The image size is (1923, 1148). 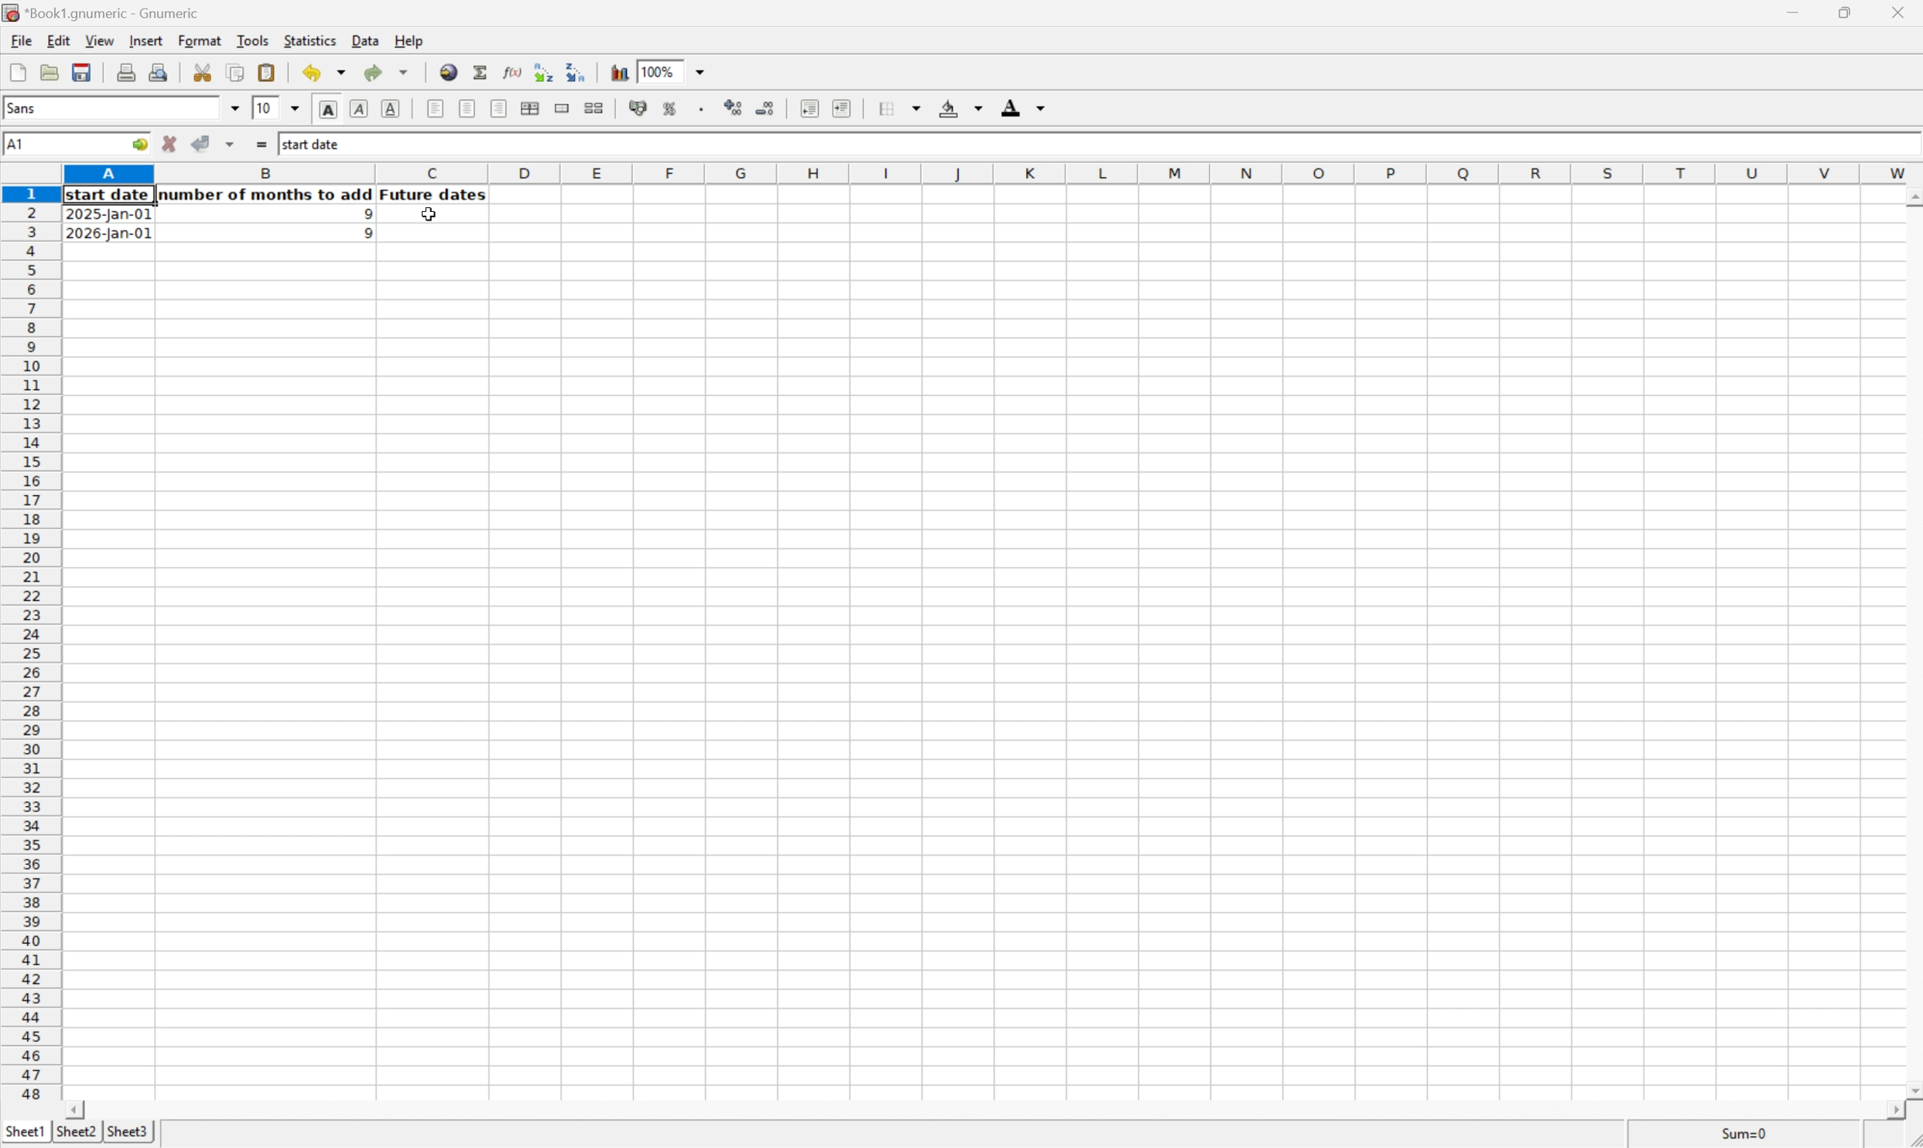 I want to click on Cut selection, so click(x=204, y=70).